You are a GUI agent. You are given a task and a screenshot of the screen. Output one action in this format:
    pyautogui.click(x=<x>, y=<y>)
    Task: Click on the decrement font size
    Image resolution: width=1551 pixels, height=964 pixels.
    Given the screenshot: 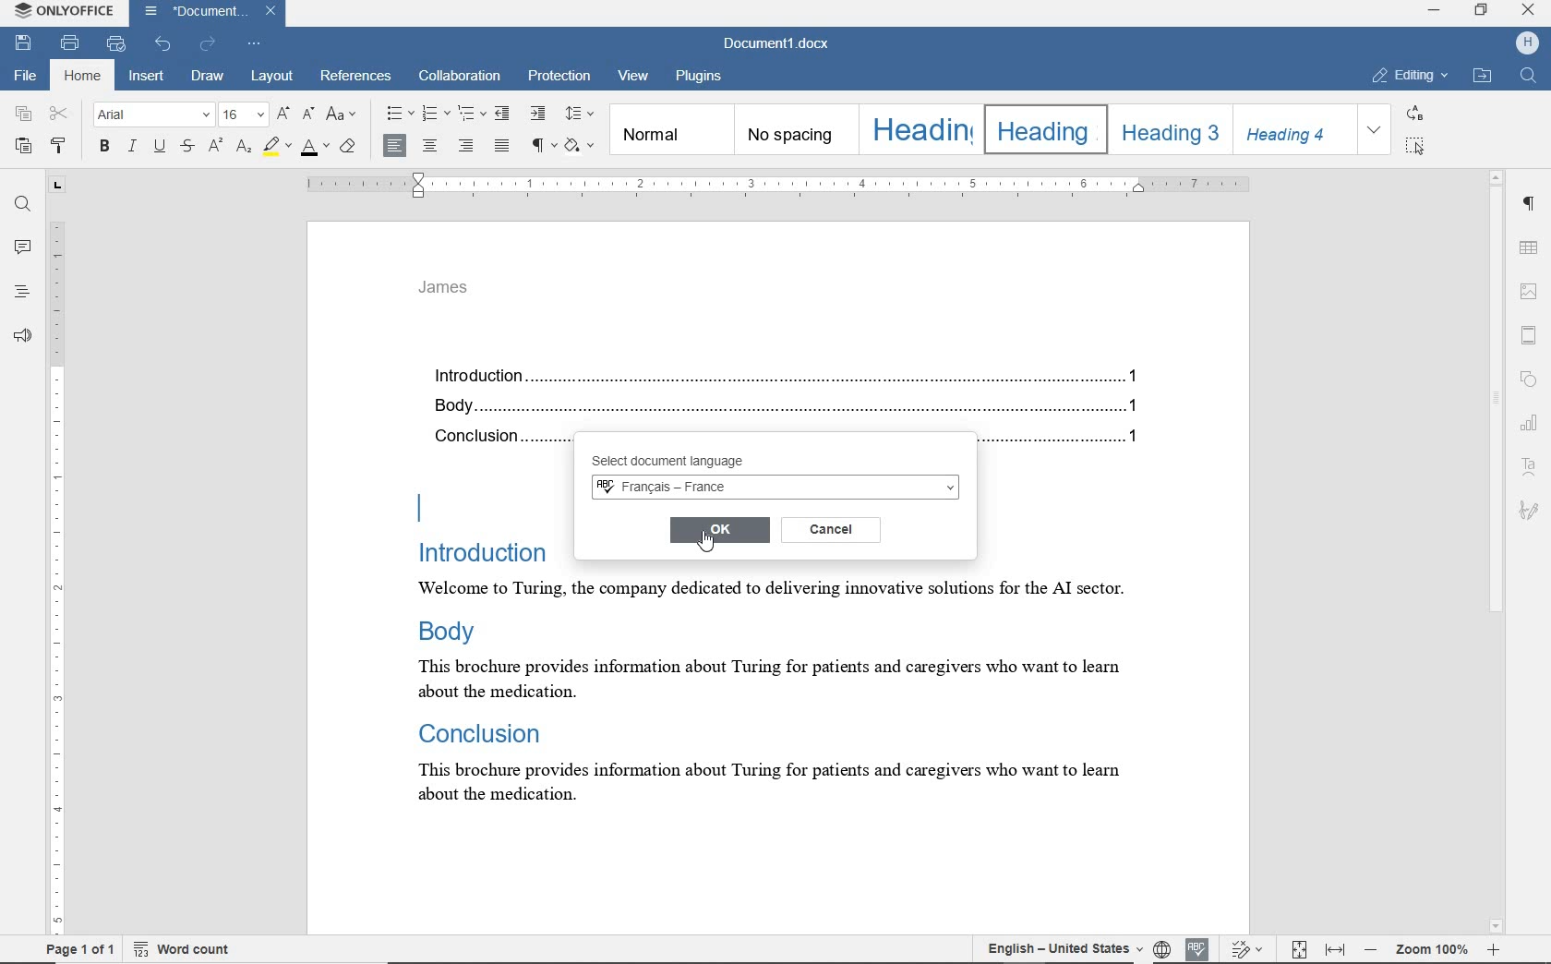 What is the action you would take?
    pyautogui.click(x=308, y=113)
    